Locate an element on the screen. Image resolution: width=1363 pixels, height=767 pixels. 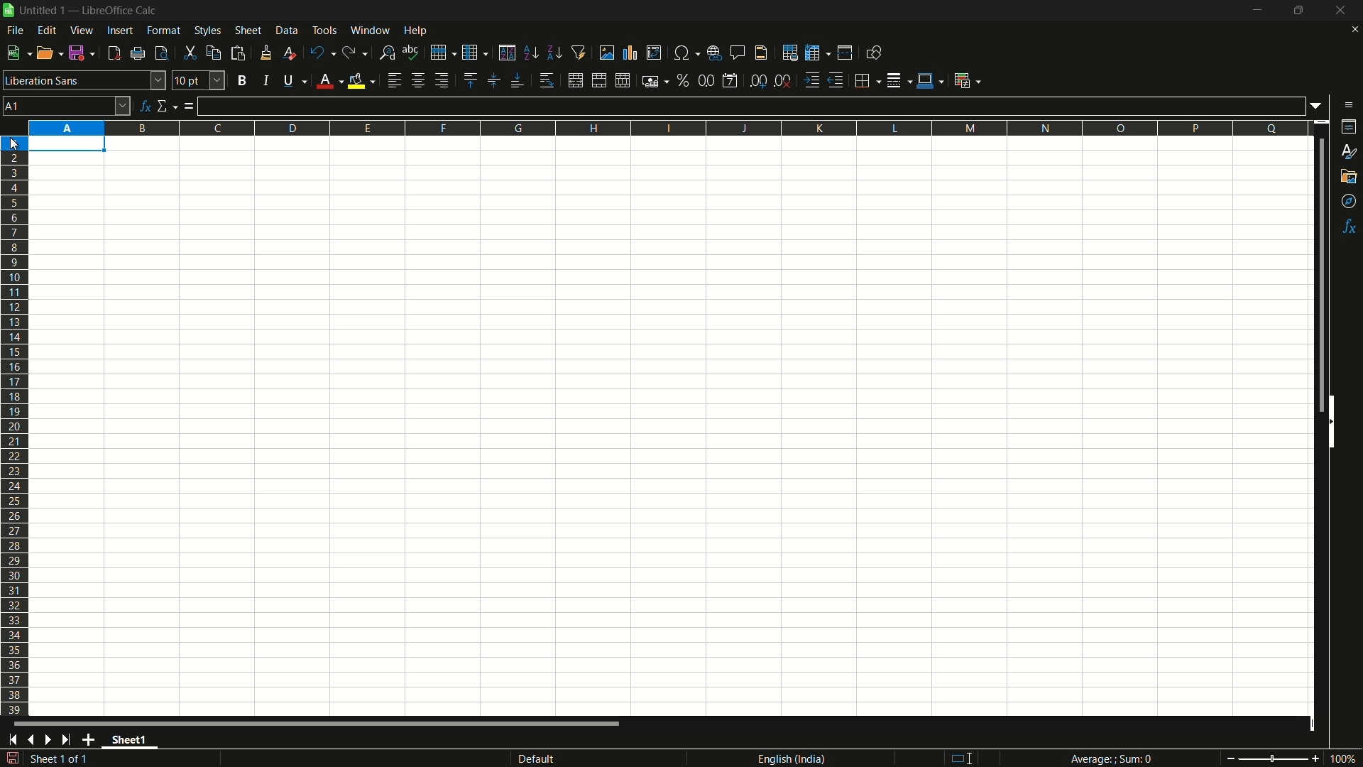
previous sheet is located at coordinates (30, 740).